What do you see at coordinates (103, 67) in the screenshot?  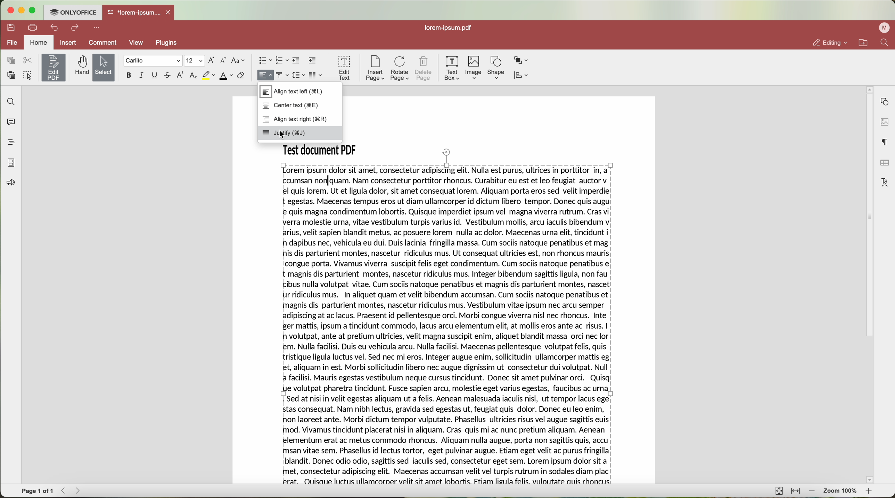 I see `Select` at bounding box center [103, 67].